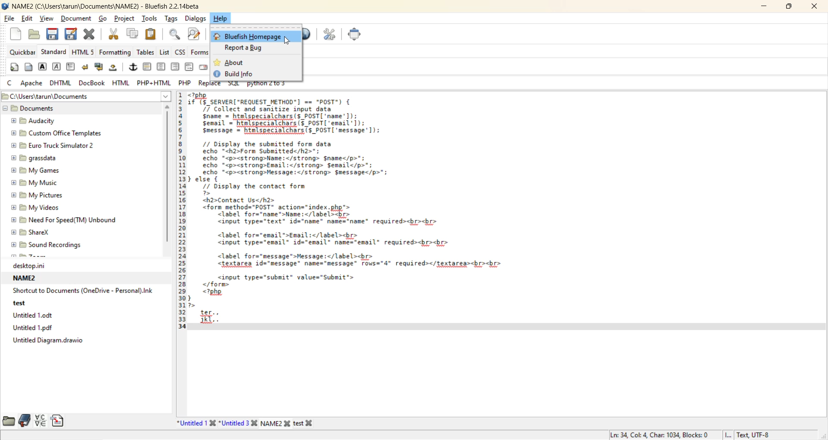  What do you see at coordinates (25, 420) in the screenshot?
I see `bookmarks` at bounding box center [25, 420].